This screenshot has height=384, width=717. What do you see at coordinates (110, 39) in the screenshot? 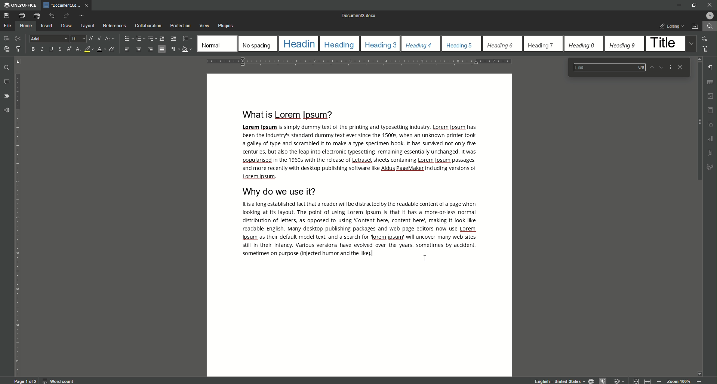
I see `Change case` at bounding box center [110, 39].